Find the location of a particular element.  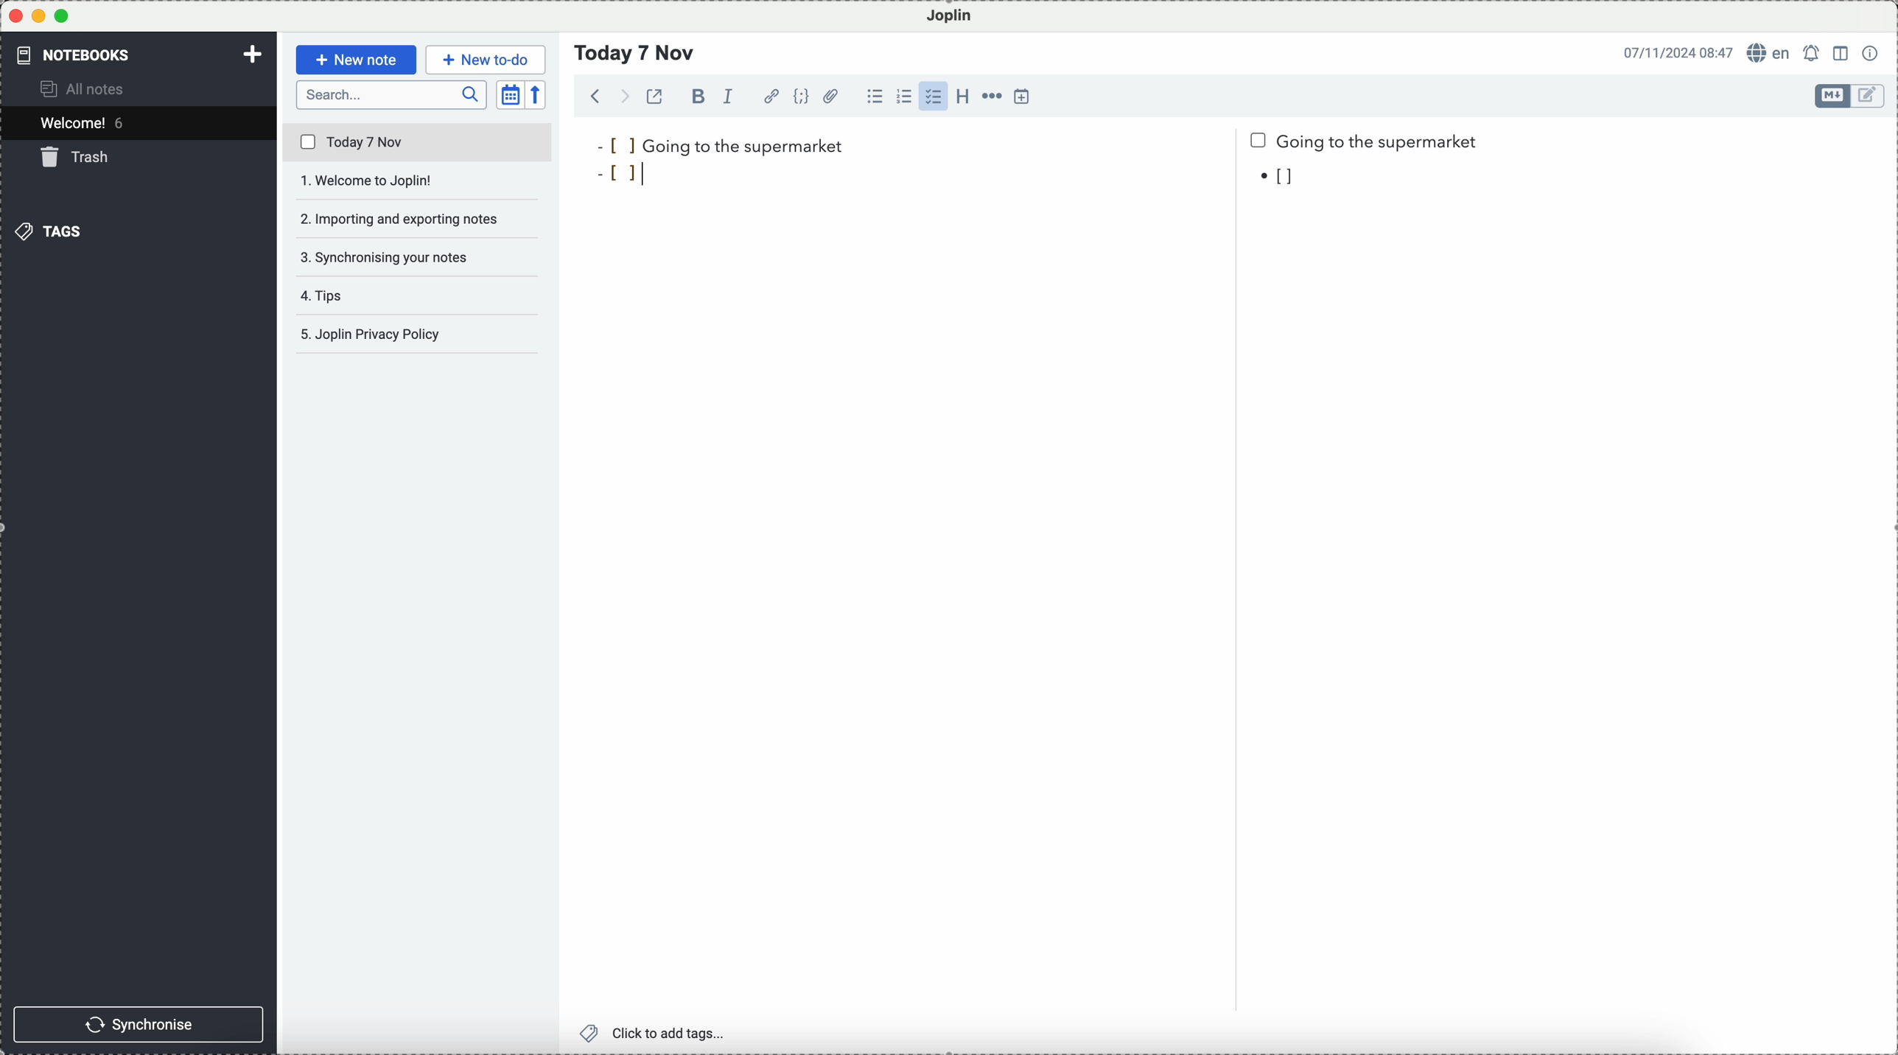

reverse sort order is located at coordinates (537, 95).